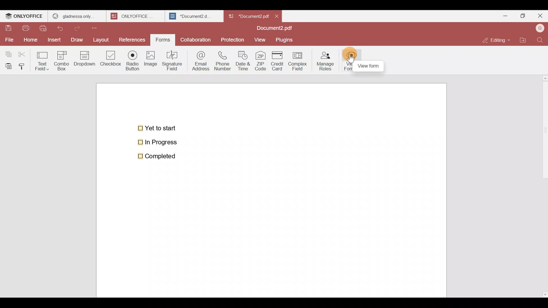 The width and height of the screenshot is (548, 308). What do you see at coordinates (522, 15) in the screenshot?
I see `Maximize` at bounding box center [522, 15].